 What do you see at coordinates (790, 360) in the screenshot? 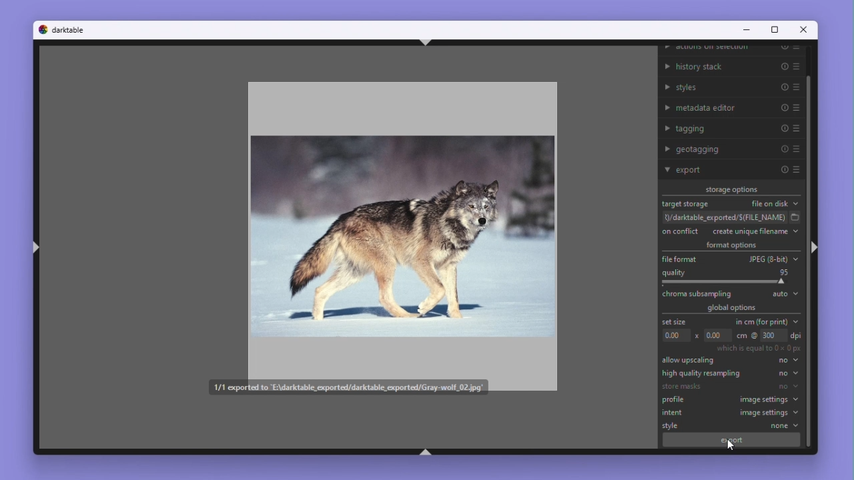
I see `no` at bounding box center [790, 360].